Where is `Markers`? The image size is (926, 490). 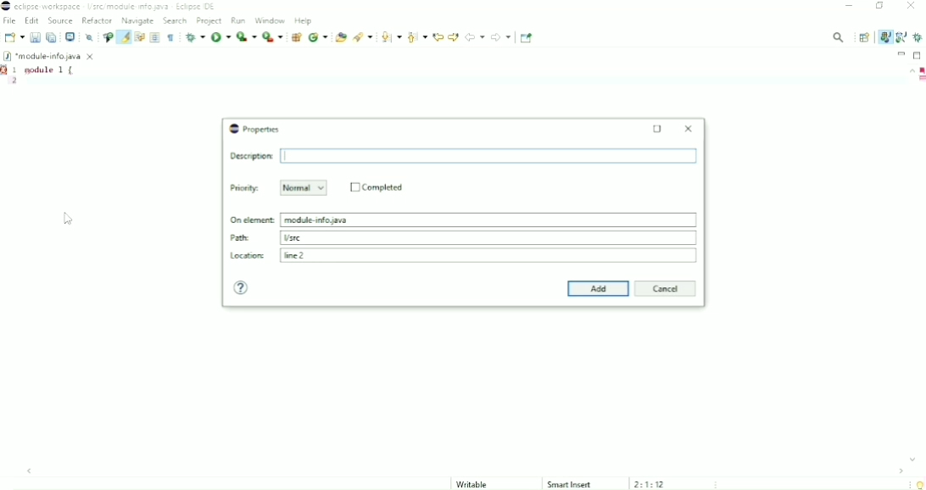
Markers is located at coordinates (6, 70).